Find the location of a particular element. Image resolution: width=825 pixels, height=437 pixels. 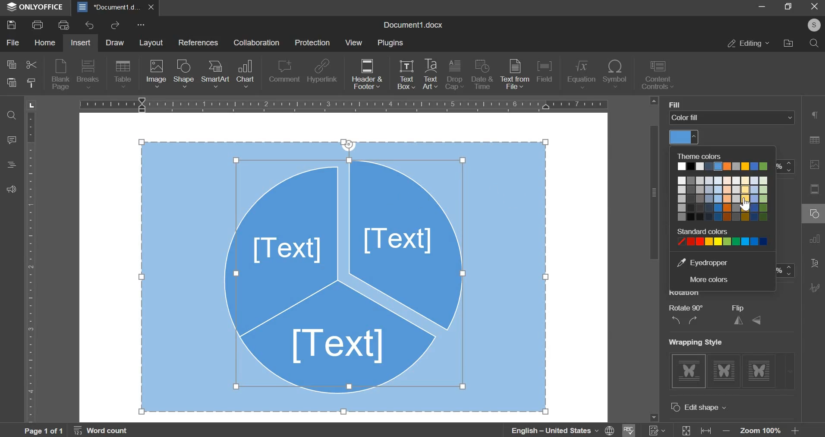

Heading panel is located at coordinates (13, 164).